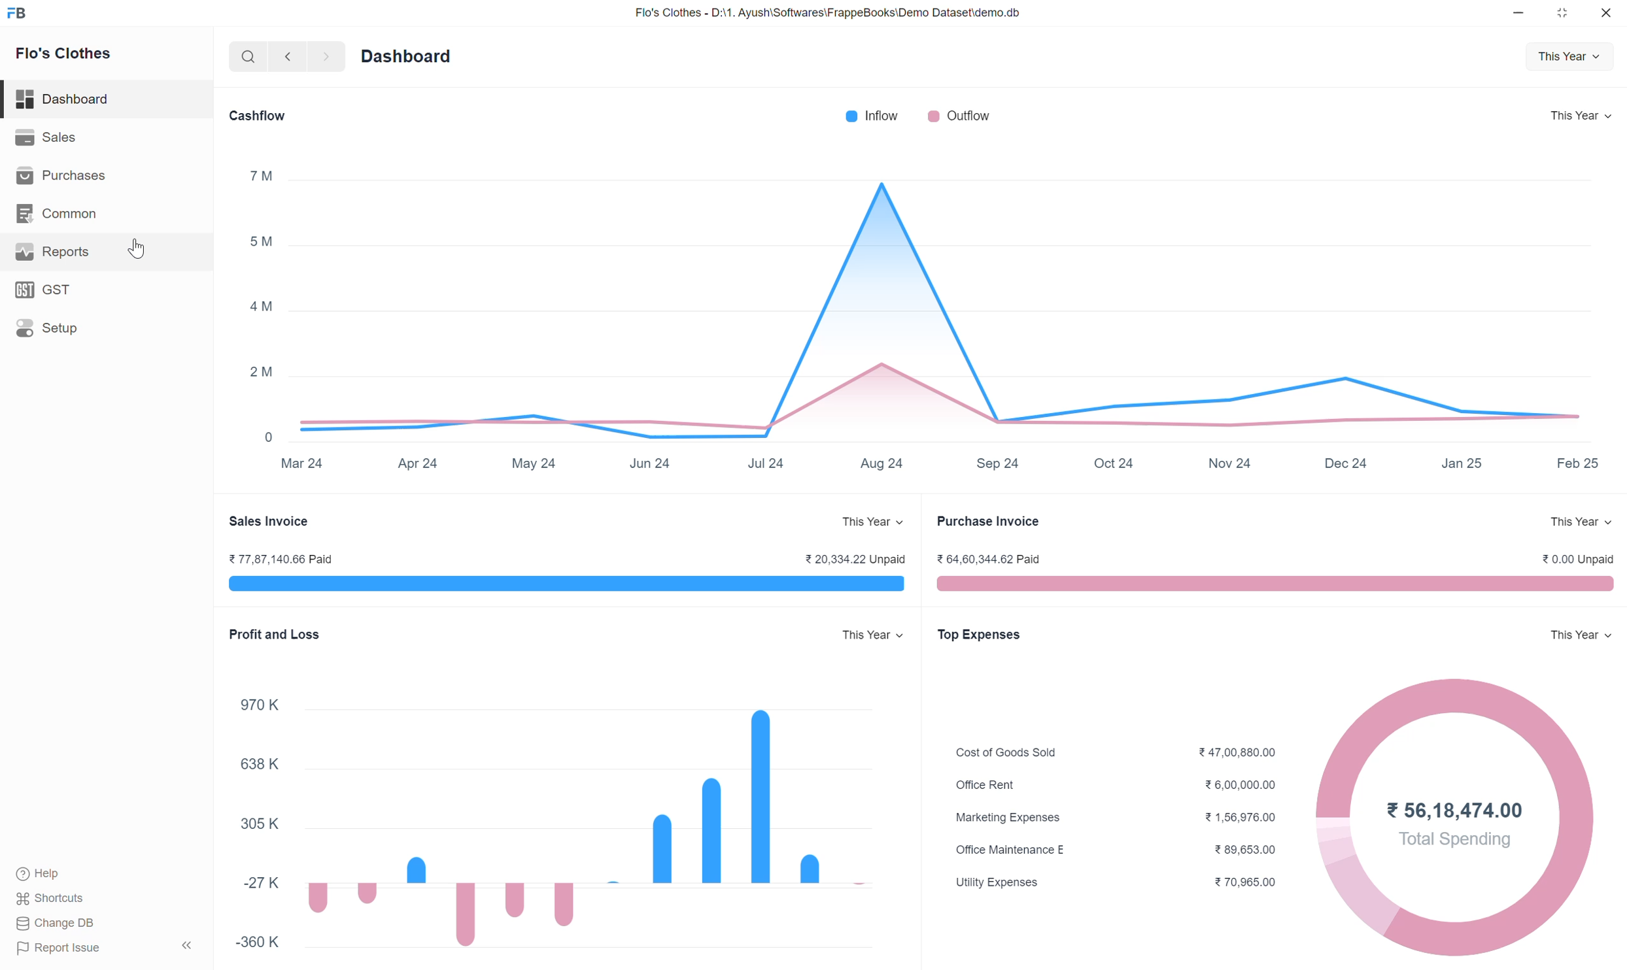 This screenshot has width=1627, height=970. Describe the element at coordinates (304, 466) in the screenshot. I see `mar 24` at that location.